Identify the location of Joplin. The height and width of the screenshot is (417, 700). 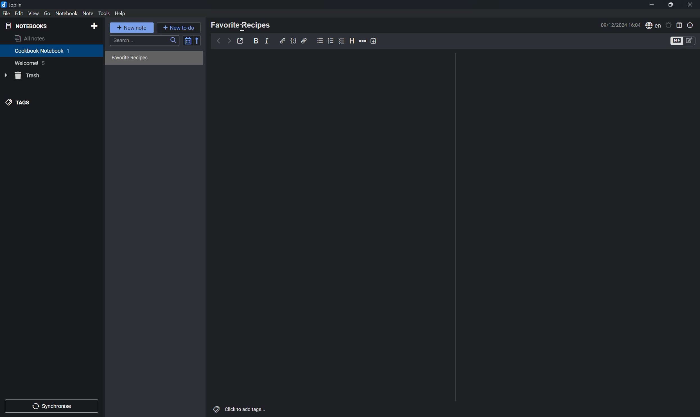
(12, 4).